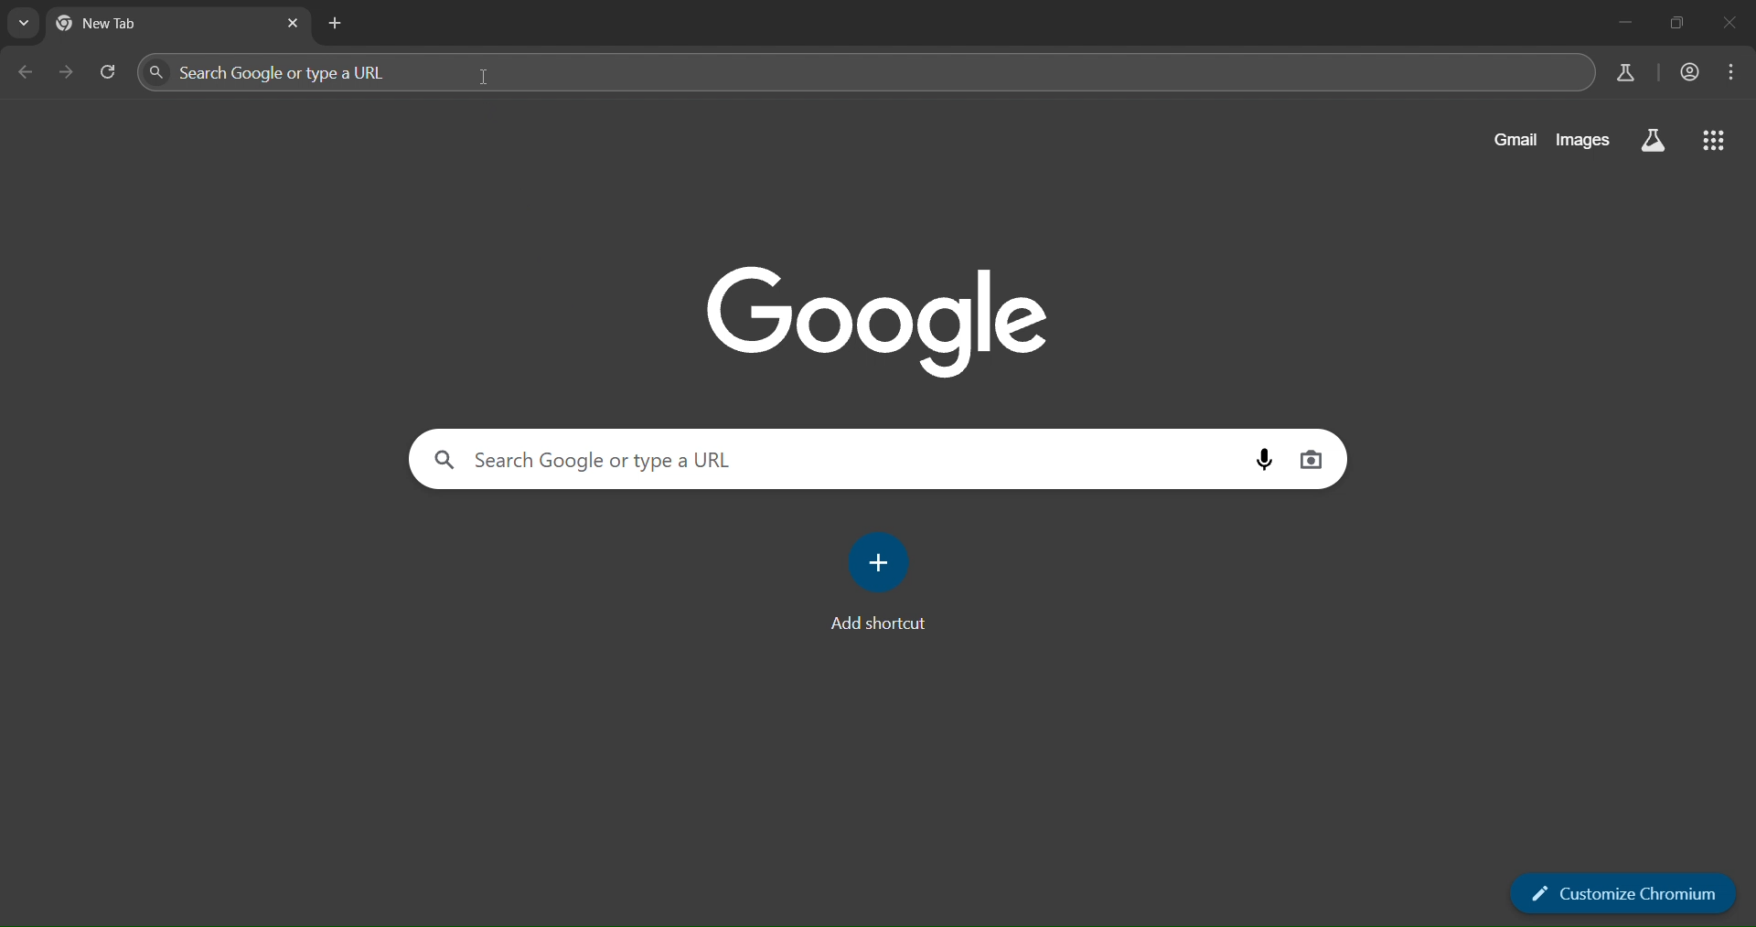 This screenshot has width=1756, height=927. I want to click on voice search, so click(1267, 462).